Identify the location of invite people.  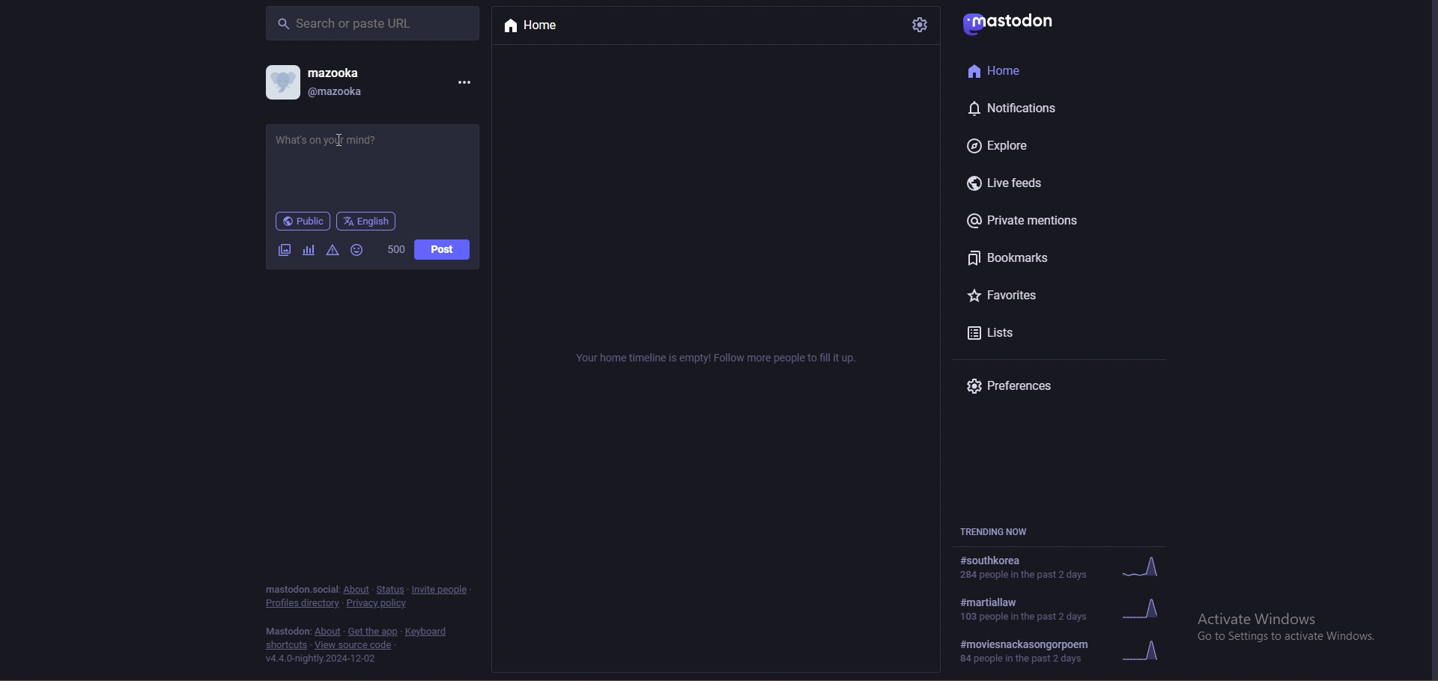
(441, 589).